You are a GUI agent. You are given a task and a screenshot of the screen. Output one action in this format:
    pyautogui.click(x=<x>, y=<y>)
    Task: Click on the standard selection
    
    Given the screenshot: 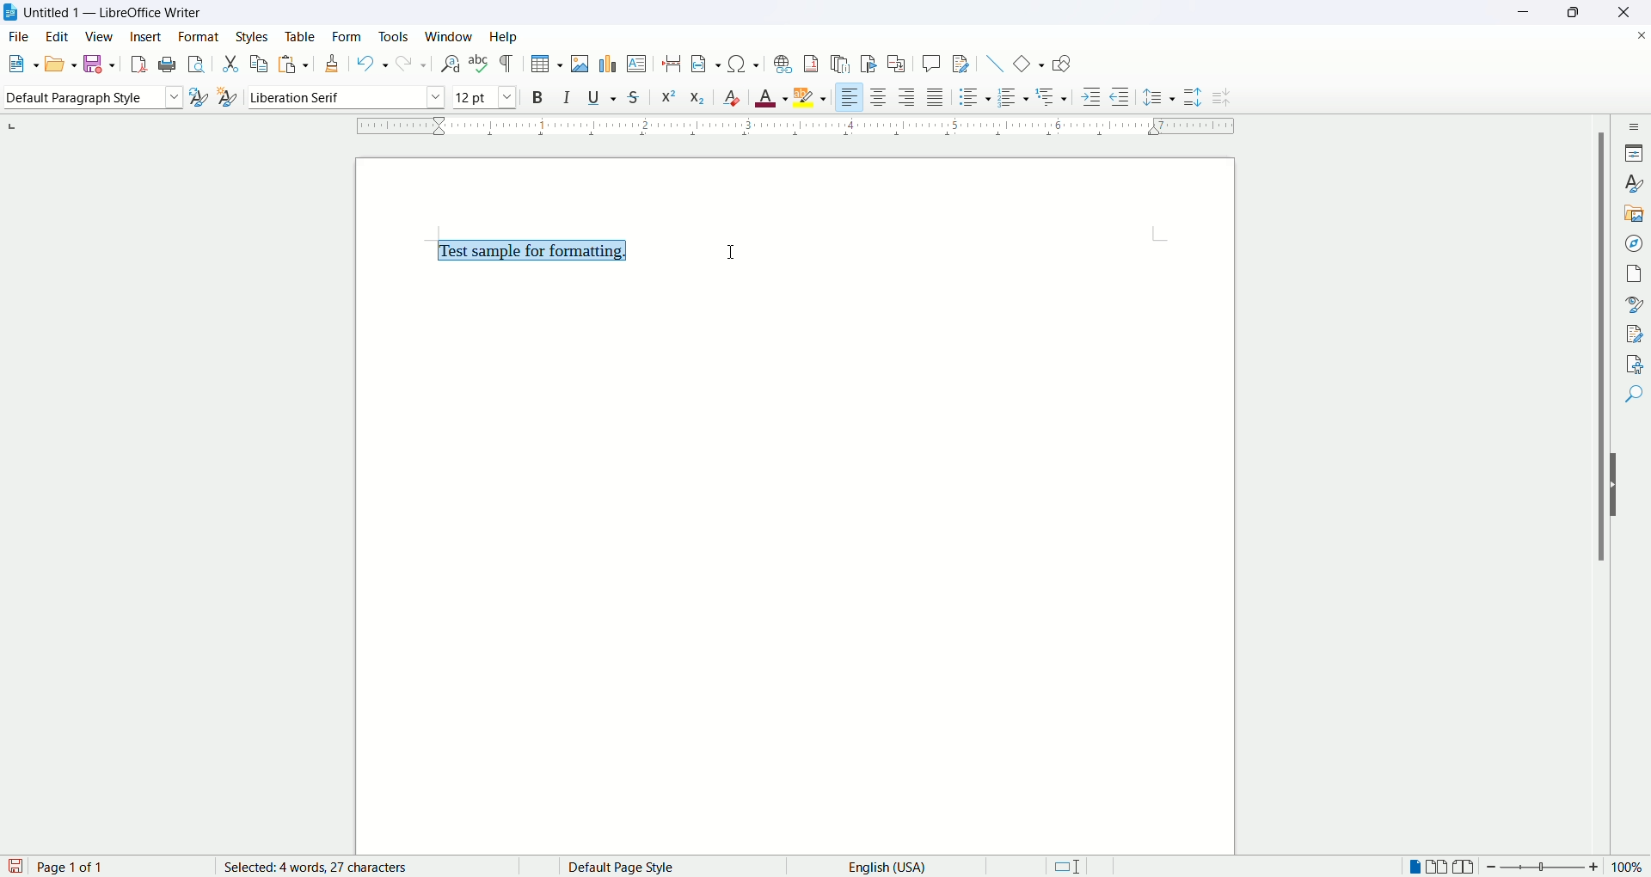 What is the action you would take?
    pyautogui.click(x=1079, y=867)
    